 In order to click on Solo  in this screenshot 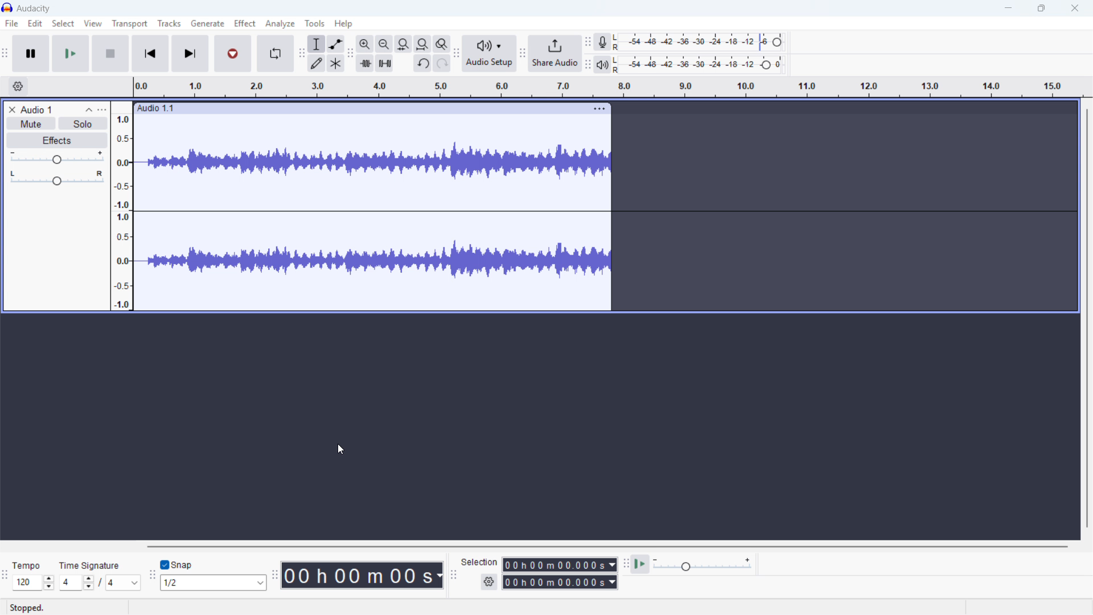, I will do `click(82, 124)`.